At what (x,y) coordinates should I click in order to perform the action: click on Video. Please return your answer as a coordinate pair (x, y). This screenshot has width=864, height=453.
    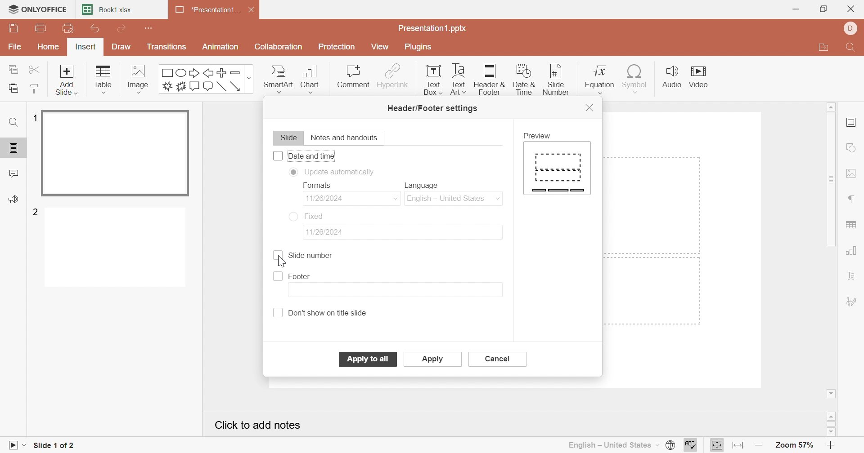
    Looking at the image, I should click on (702, 78).